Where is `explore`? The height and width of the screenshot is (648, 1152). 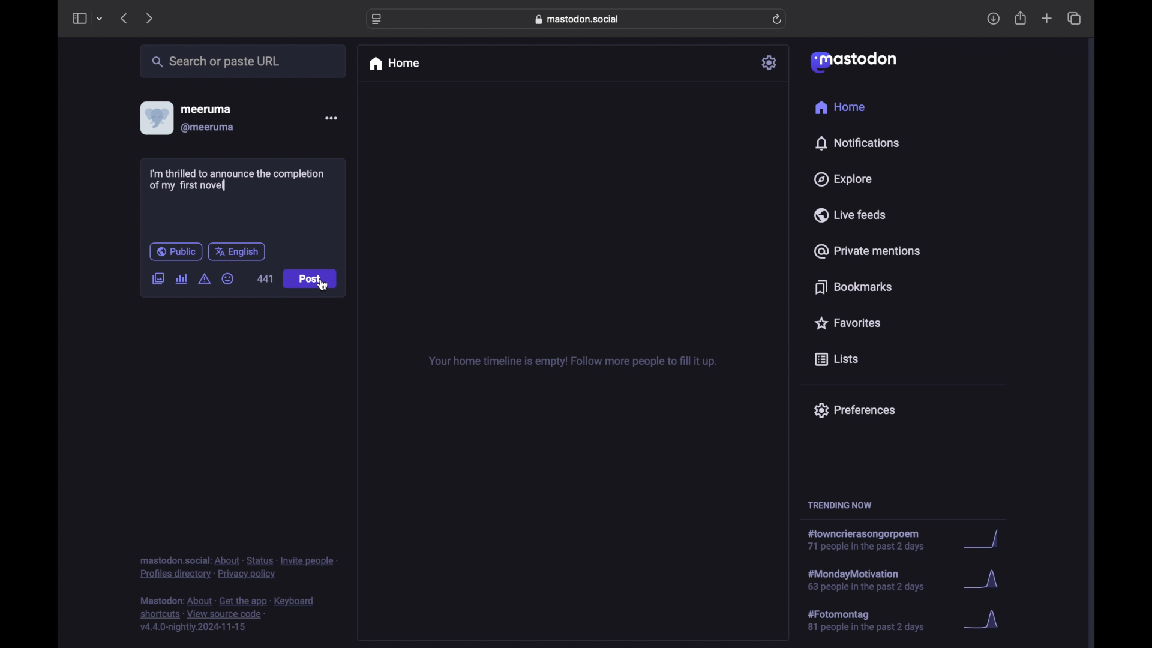
explore is located at coordinates (844, 179).